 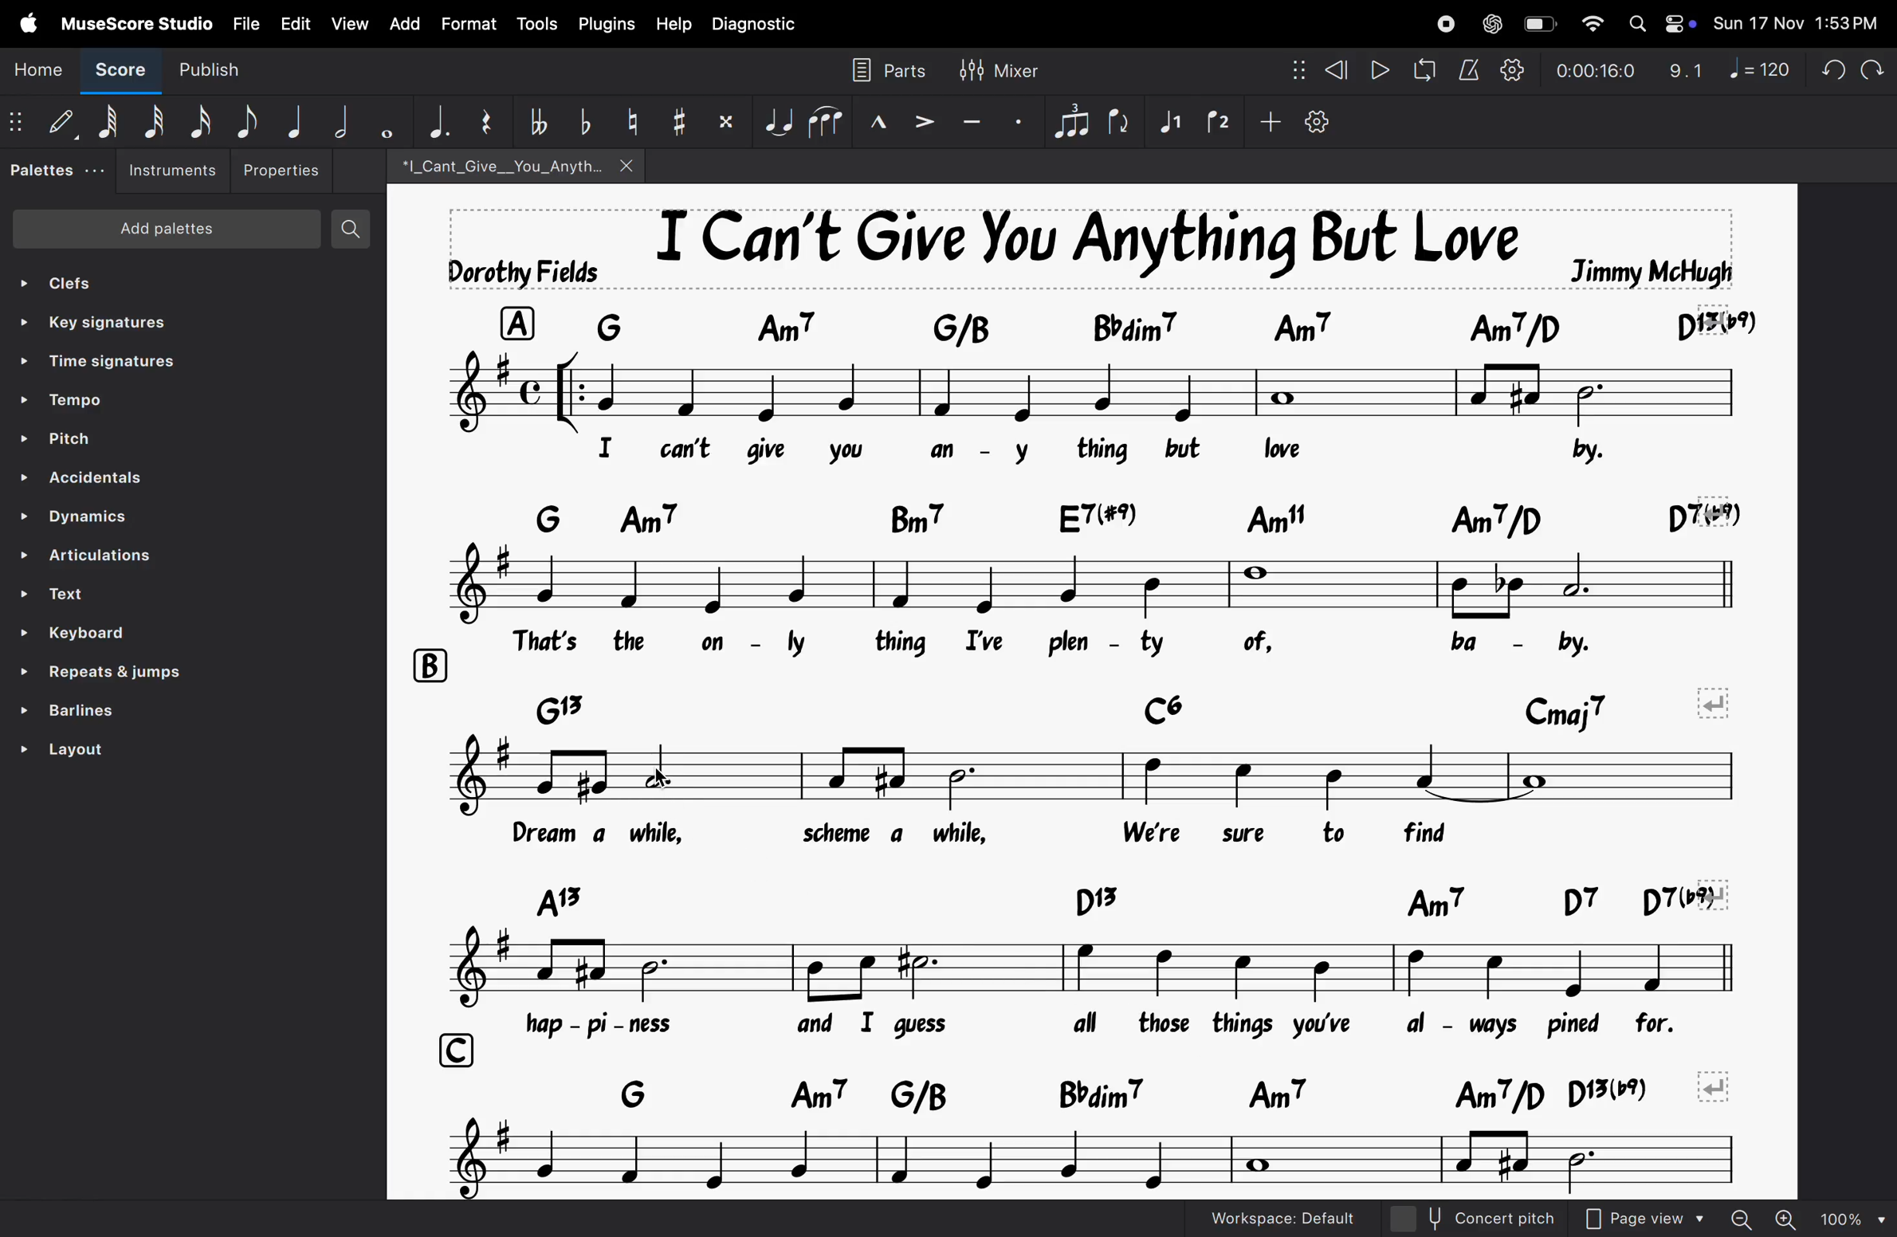 I want to click on parts, so click(x=891, y=67).